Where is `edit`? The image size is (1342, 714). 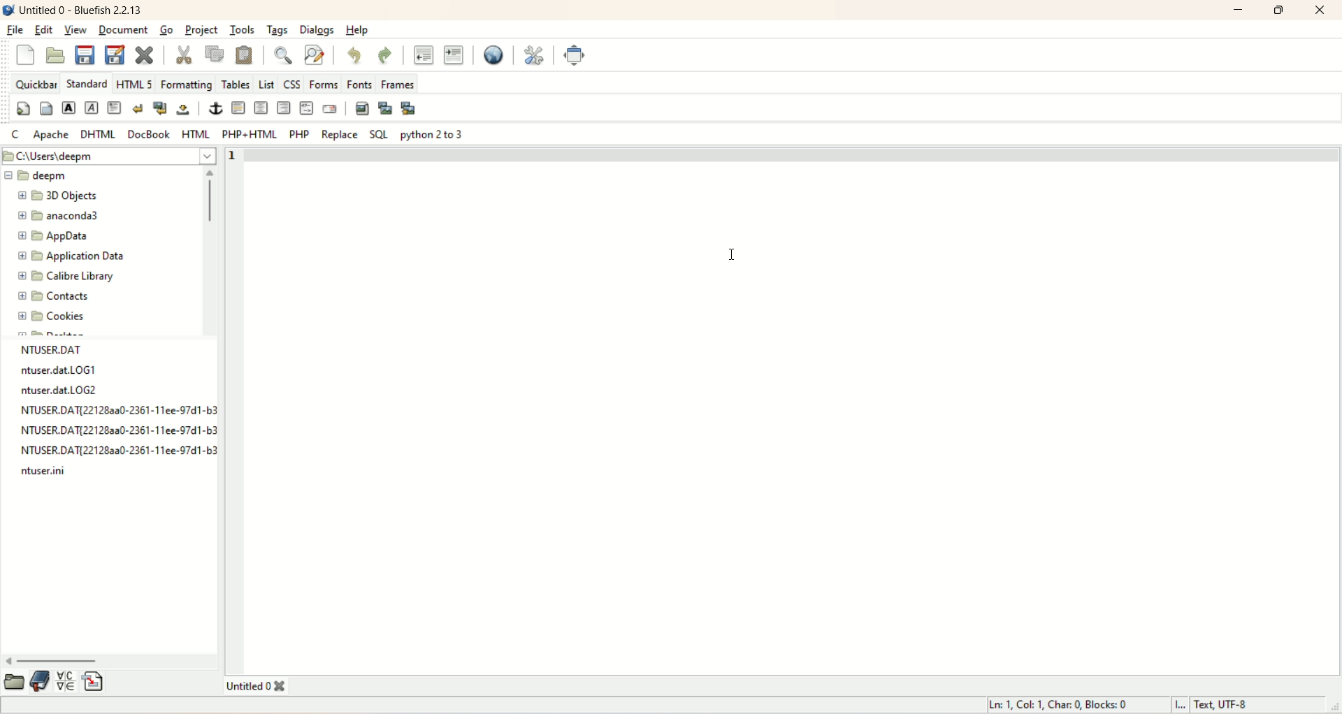
edit is located at coordinates (45, 29).